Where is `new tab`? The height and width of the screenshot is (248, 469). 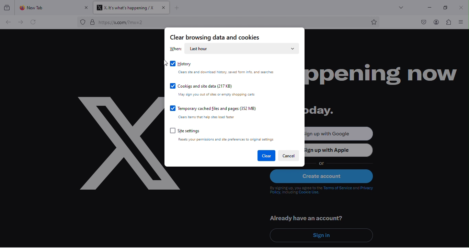
new tab is located at coordinates (53, 8).